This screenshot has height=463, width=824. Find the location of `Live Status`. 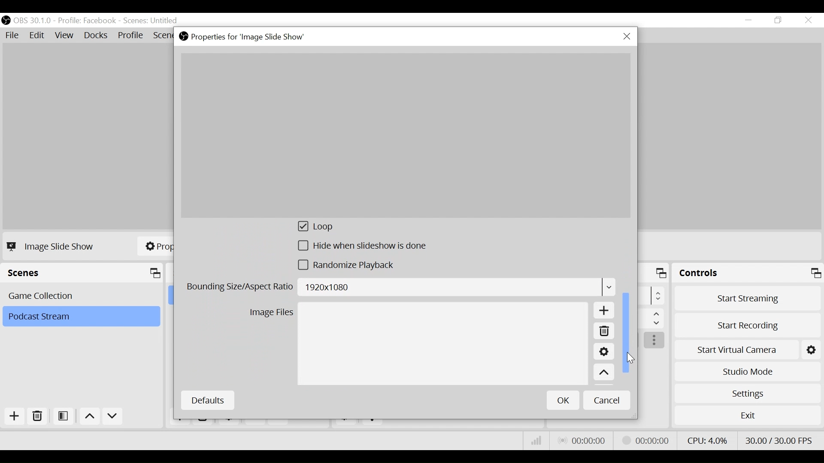

Live Status is located at coordinates (581, 441).